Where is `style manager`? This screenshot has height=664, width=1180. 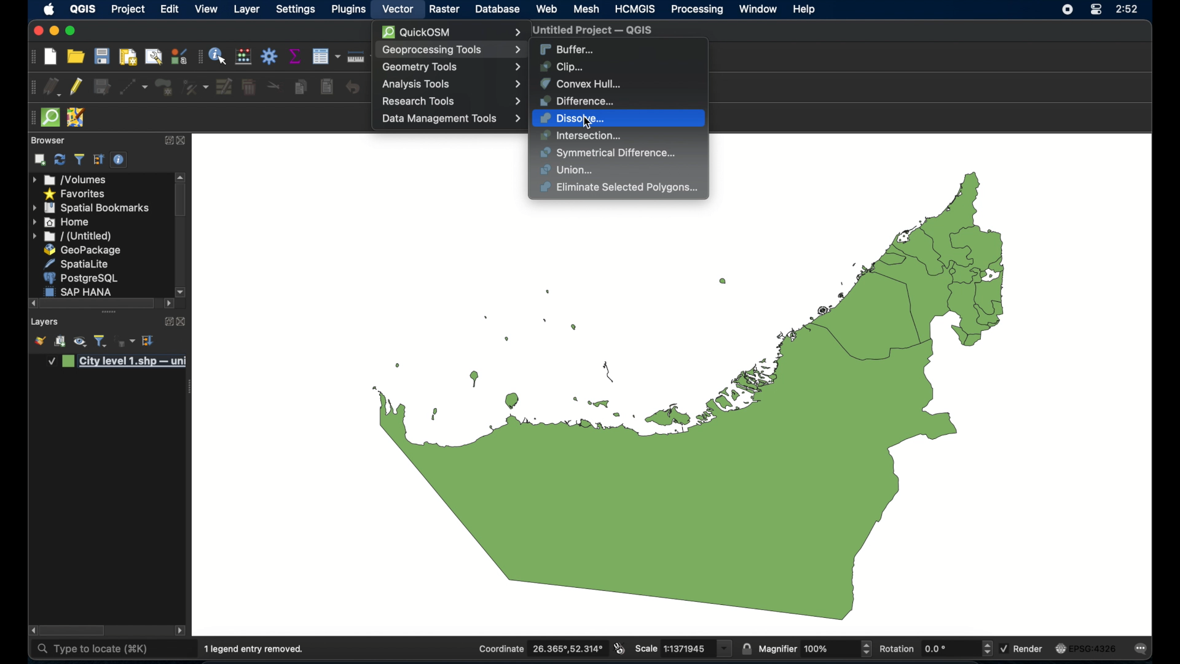
style manager is located at coordinates (178, 56).